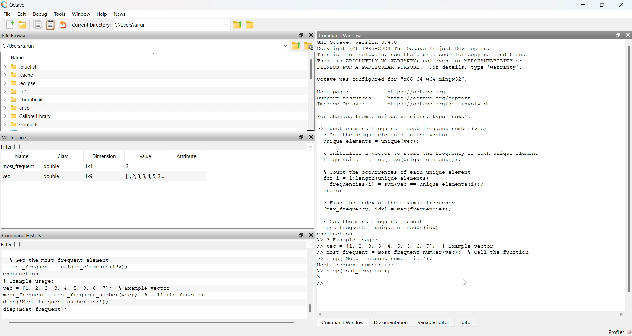 This screenshot has height=336, width=632. Describe the element at coordinates (90, 176) in the screenshot. I see `1x9` at that location.